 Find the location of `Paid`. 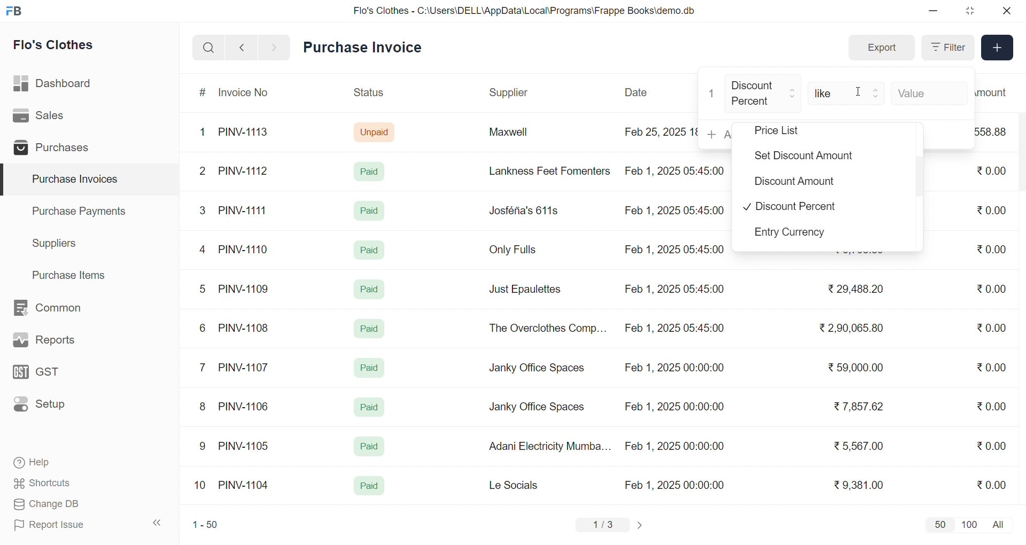

Paid is located at coordinates (369, 486).